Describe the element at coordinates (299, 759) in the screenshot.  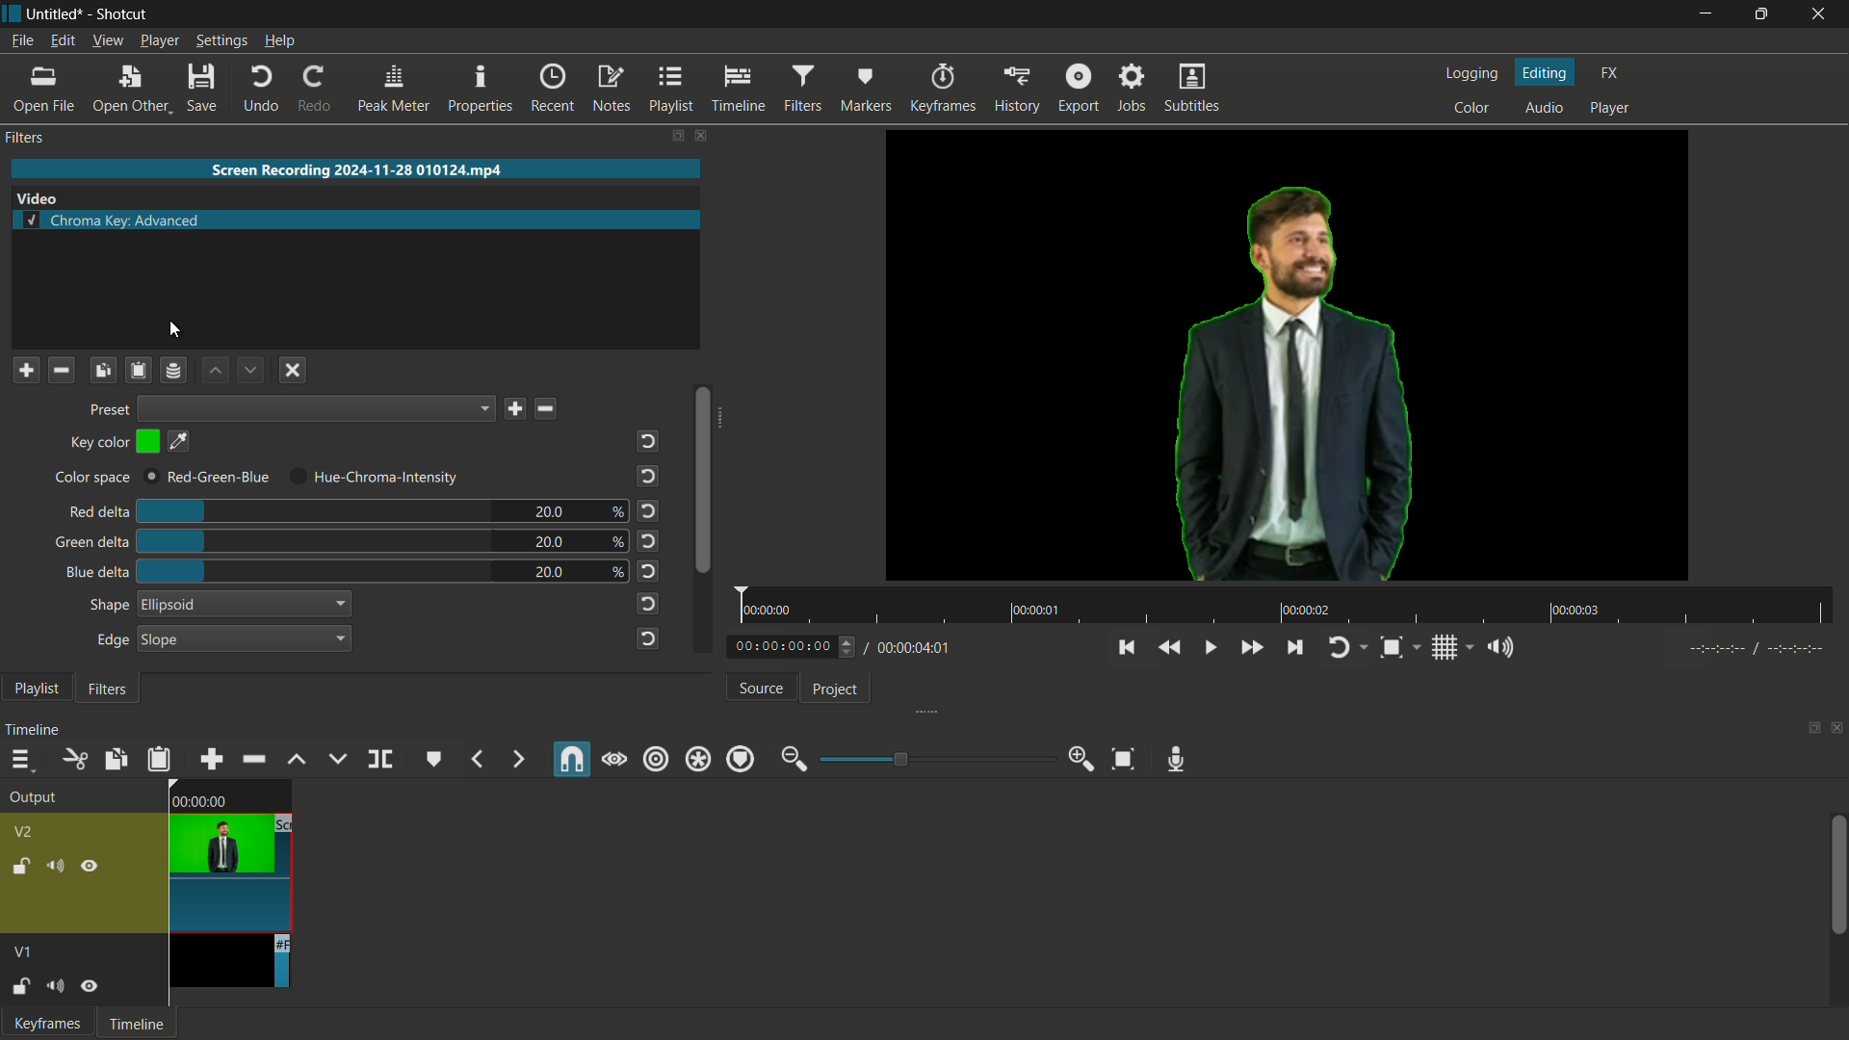
I see `lift` at that location.